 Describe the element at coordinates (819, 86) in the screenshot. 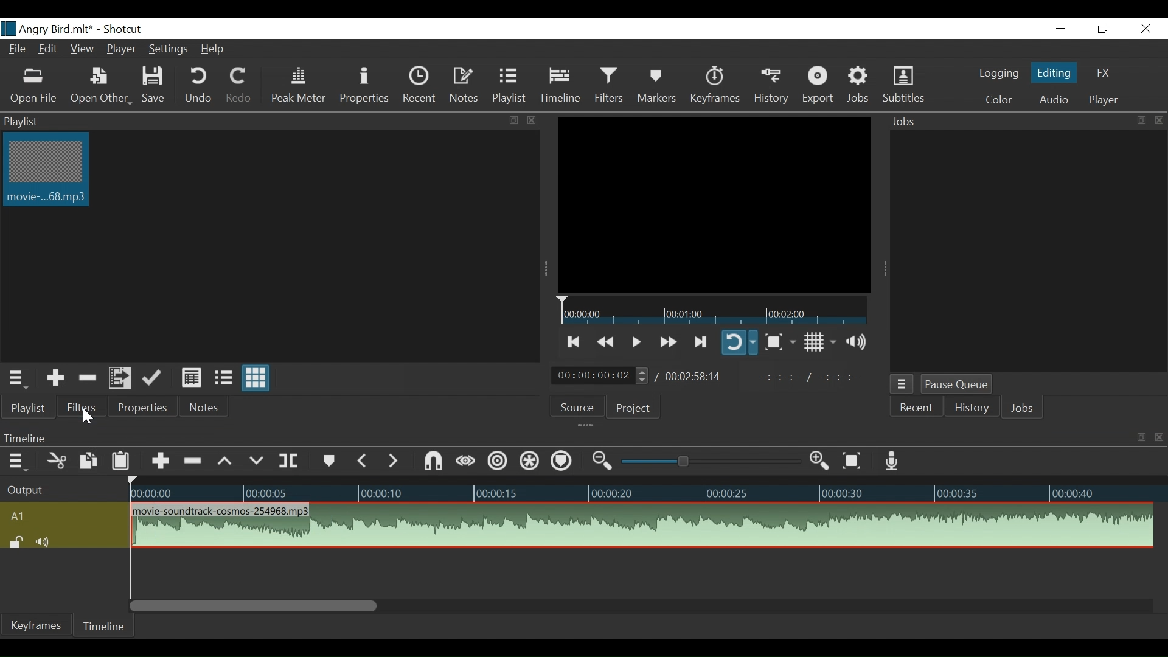

I see `Export` at that location.